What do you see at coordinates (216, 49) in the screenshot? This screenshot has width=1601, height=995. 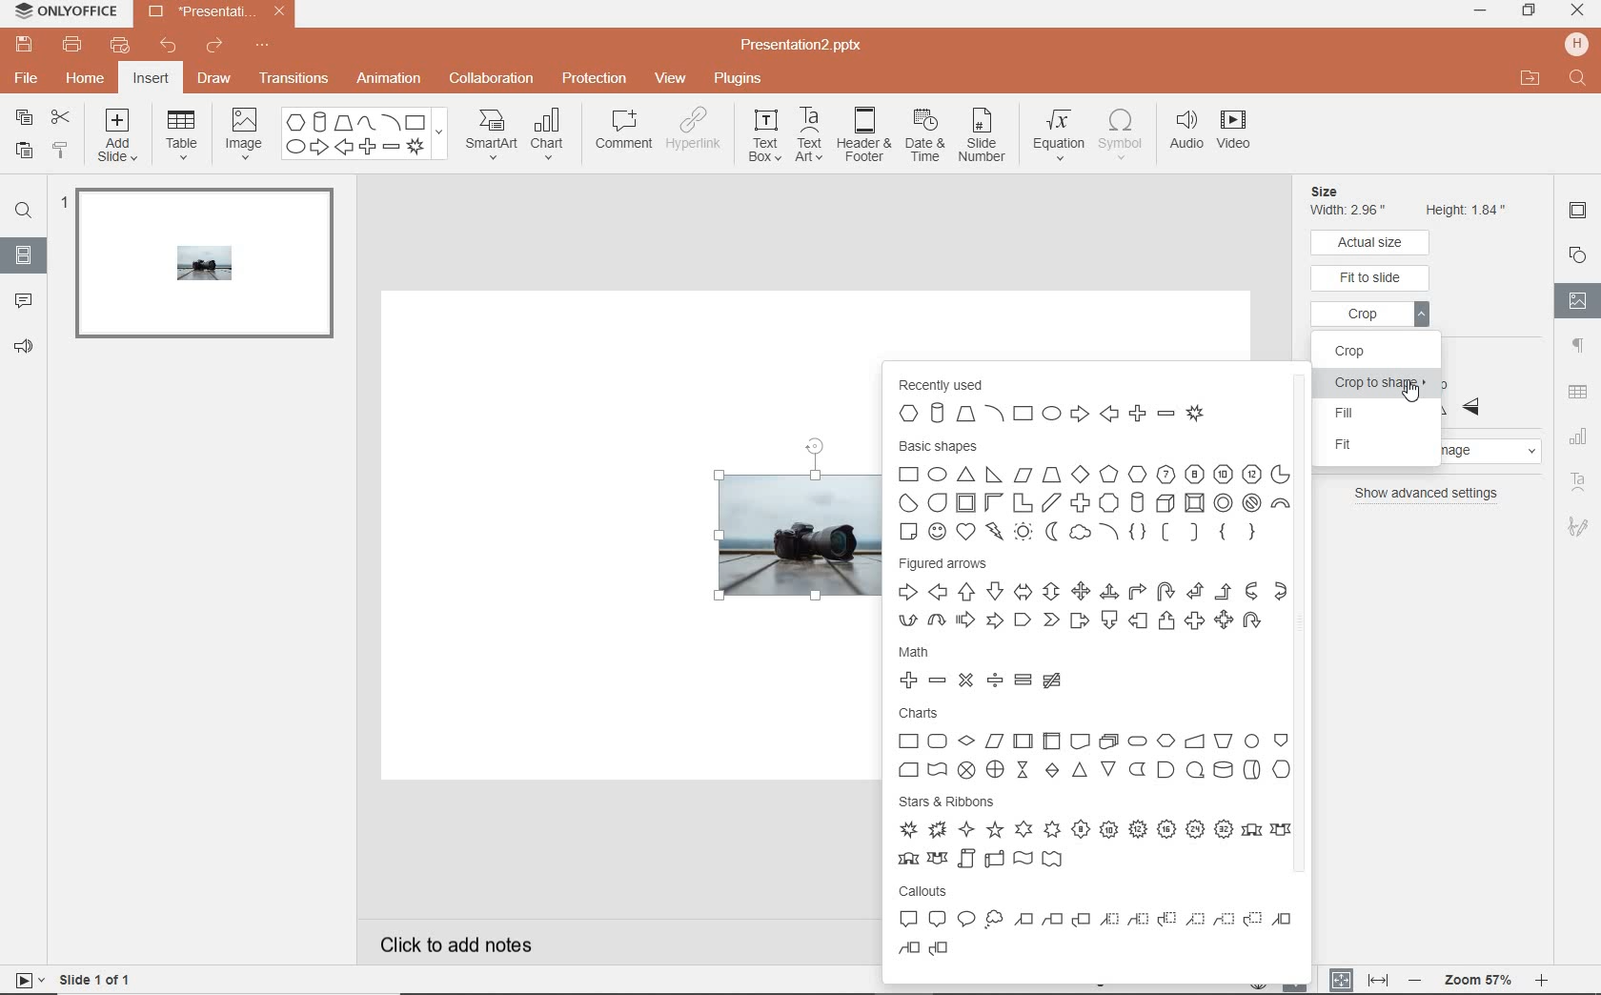 I see `redo` at bounding box center [216, 49].